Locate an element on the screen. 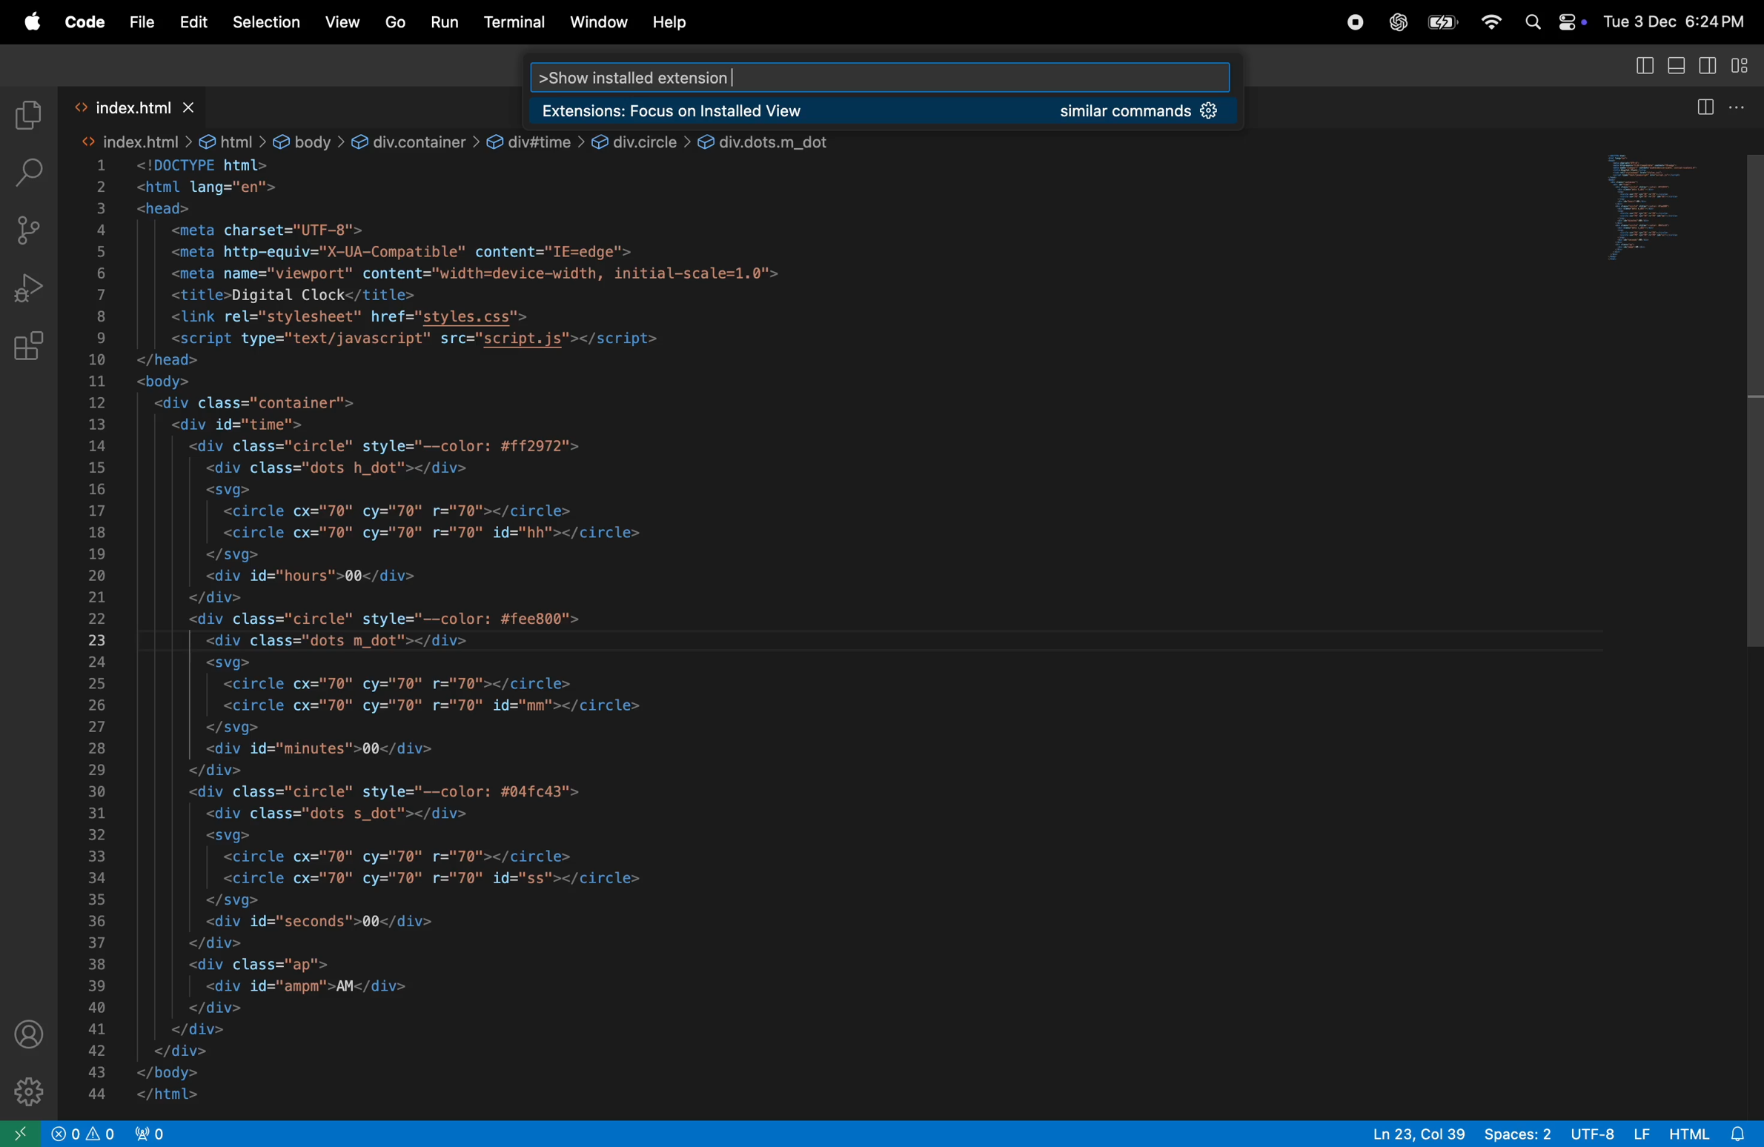 The height and width of the screenshot is (1147, 1764). html is located at coordinates (233, 140).